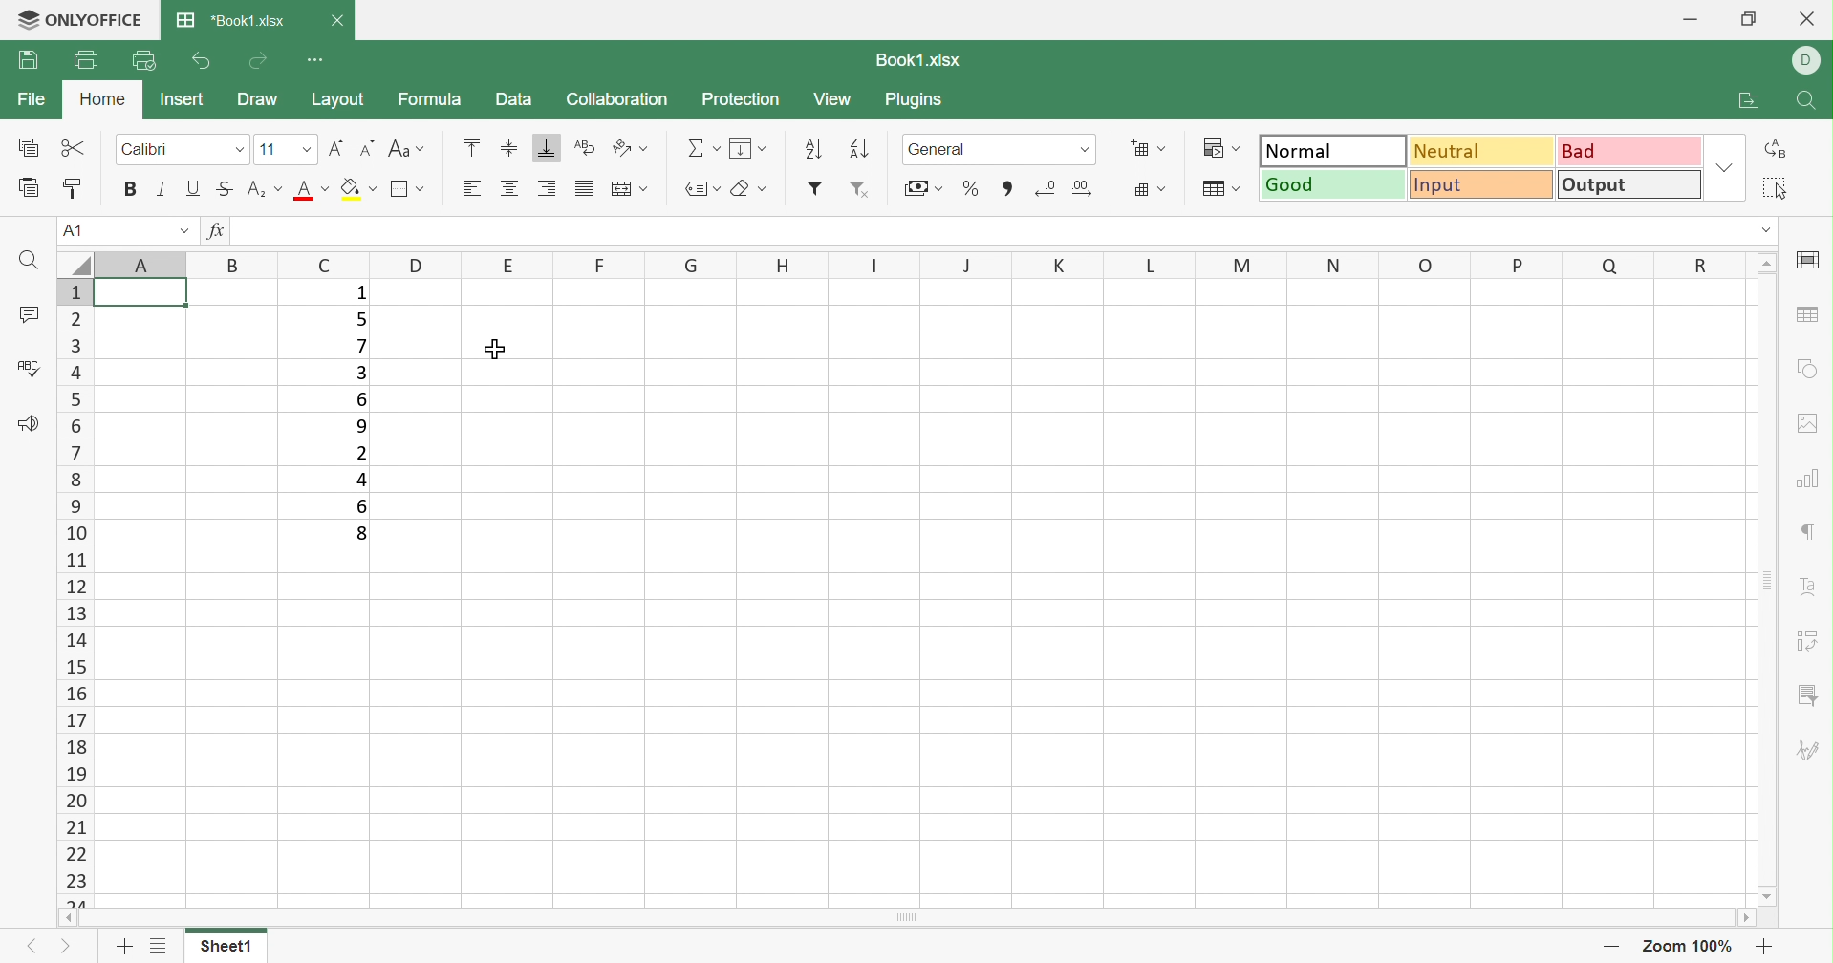 The image size is (1833, 963). What do you see at coordinates (1809, 312) in the screenshot?
I see `Table settings` at bounding box center [1809, 312].